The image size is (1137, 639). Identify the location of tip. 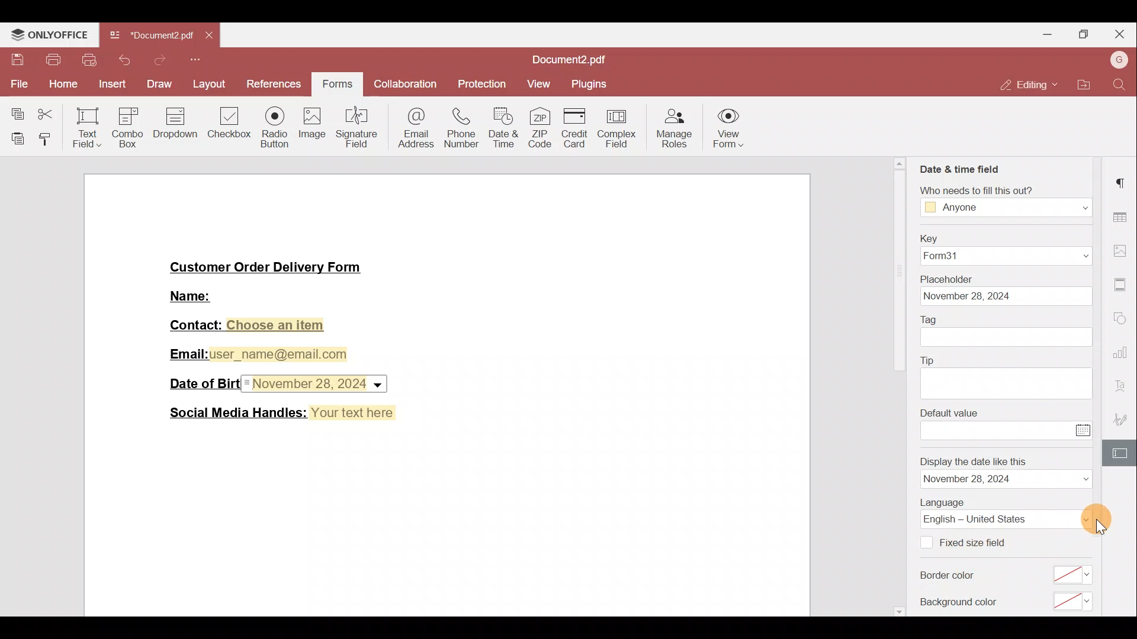
(1007, 385).